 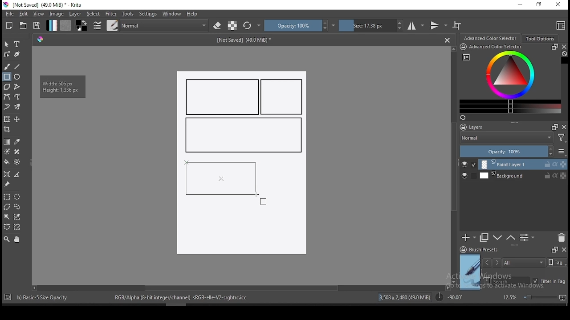 What do you see at coordinates (165, 25) in the screenshot?
I see `blending mode` at bounding box center [165, 25].